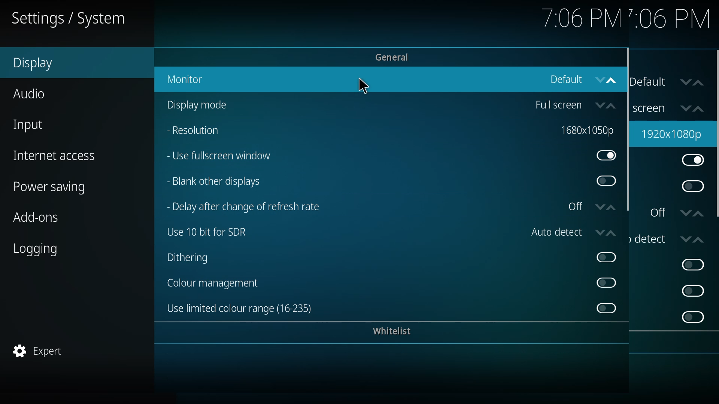 The height and width of the screenshot is (404, 719). I want to click on resolution changed, so click(586, 129).